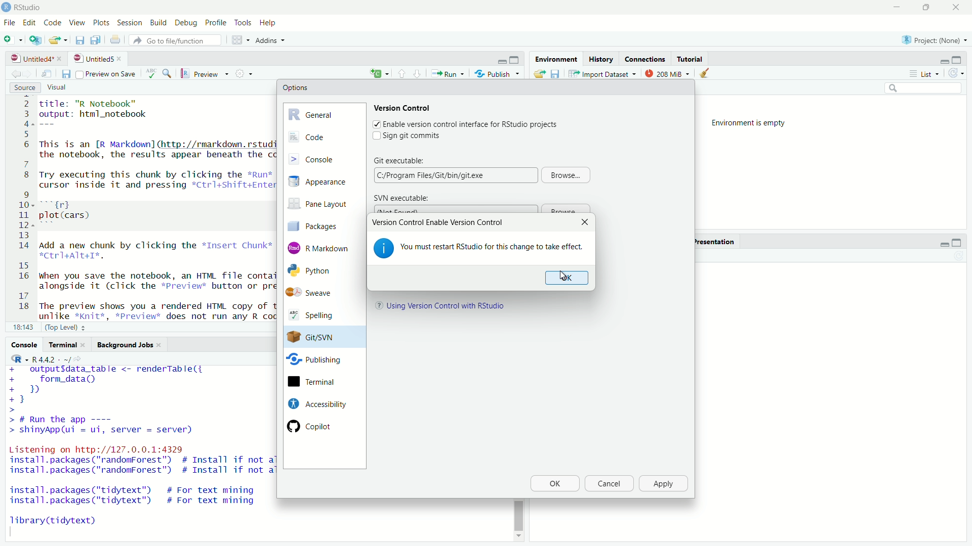 The height and width of the screenshot is (546, 972). I want to click on Browse..., so click(566, 174).